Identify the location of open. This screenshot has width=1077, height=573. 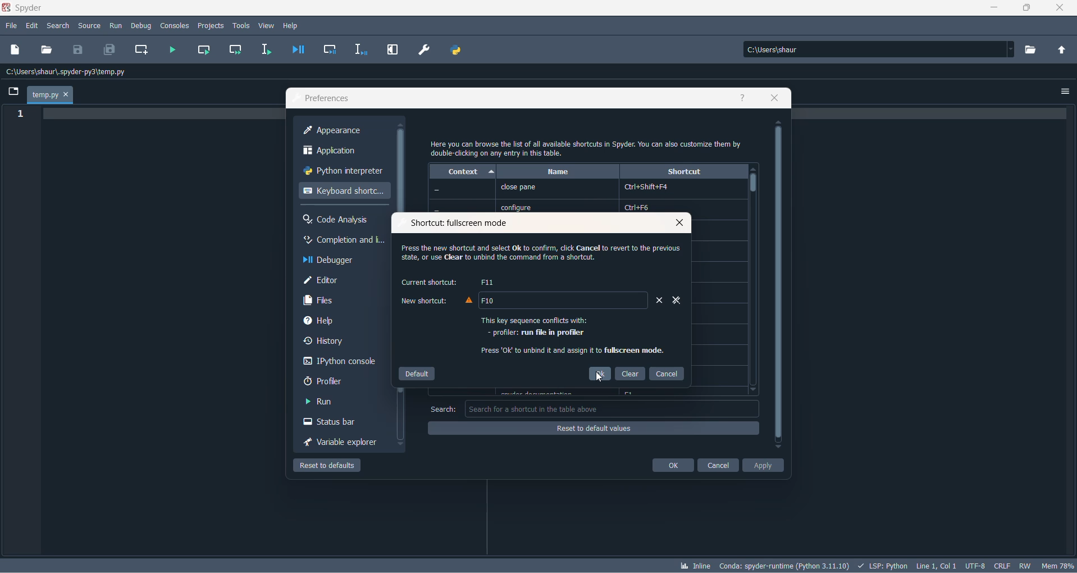
(47, 49).